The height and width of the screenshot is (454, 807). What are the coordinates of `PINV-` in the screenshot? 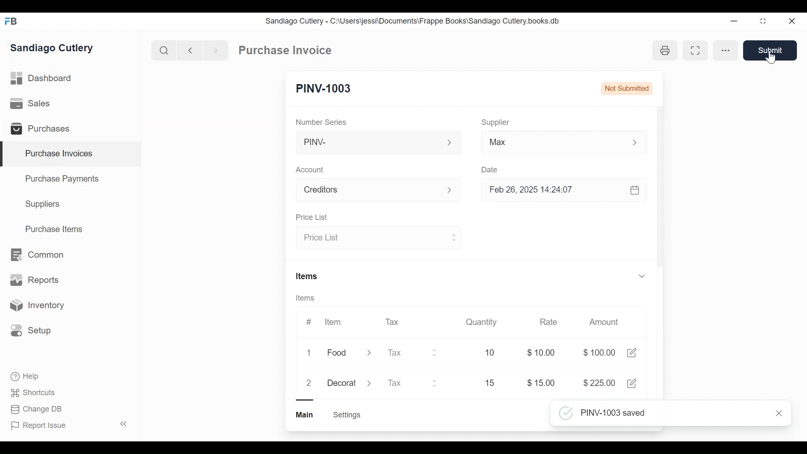 It's located at (368, 143).